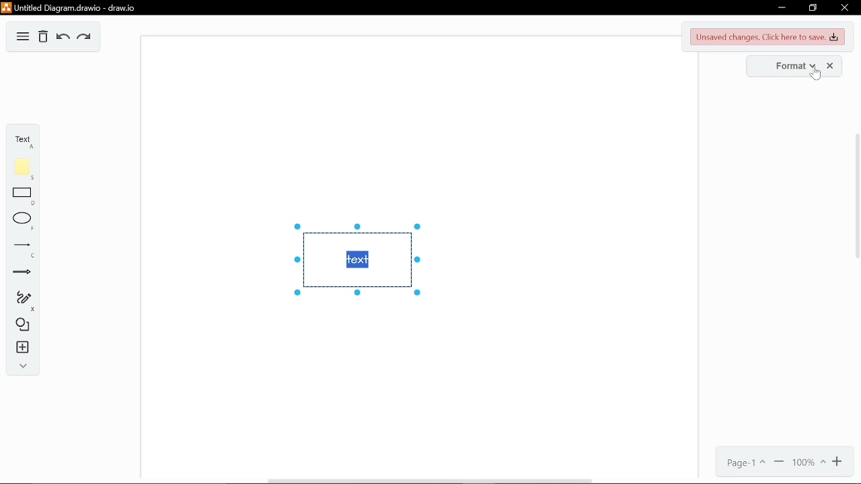 The height and width of the screenshot is (484, 861). What do you see at coordinates (831, 66) in the screenshot?
I see `close` at bounding box center [831, 66].